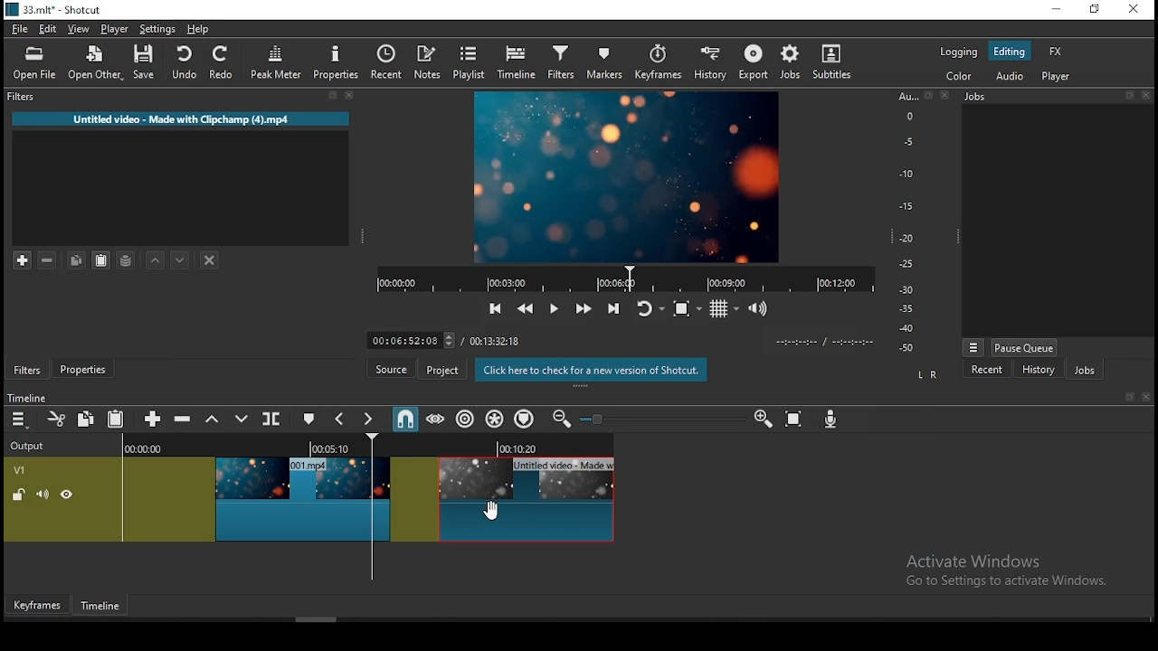 The image size is (1158, 651). What do you see at coordinates (408, 420) in the screenshot?
I see `snap` at bounding box center [408, 420].